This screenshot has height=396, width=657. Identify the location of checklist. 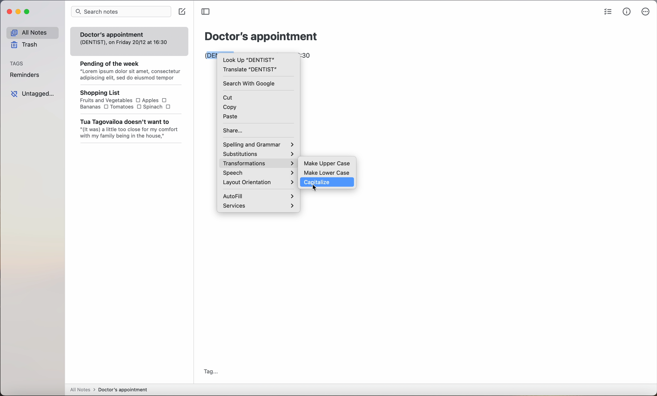
(608, 11).